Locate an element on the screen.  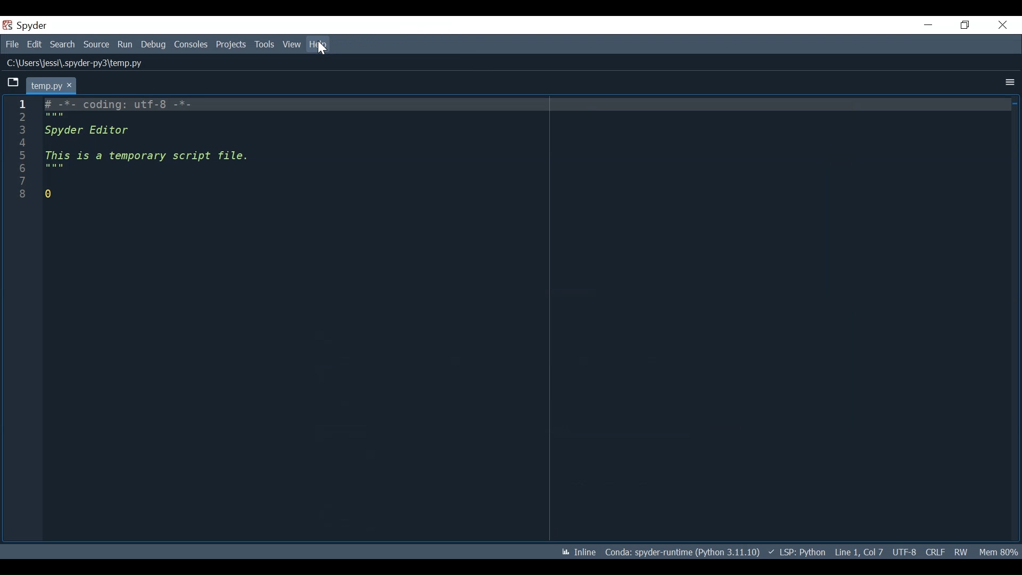
Projects is located at coordinates (231, 45).